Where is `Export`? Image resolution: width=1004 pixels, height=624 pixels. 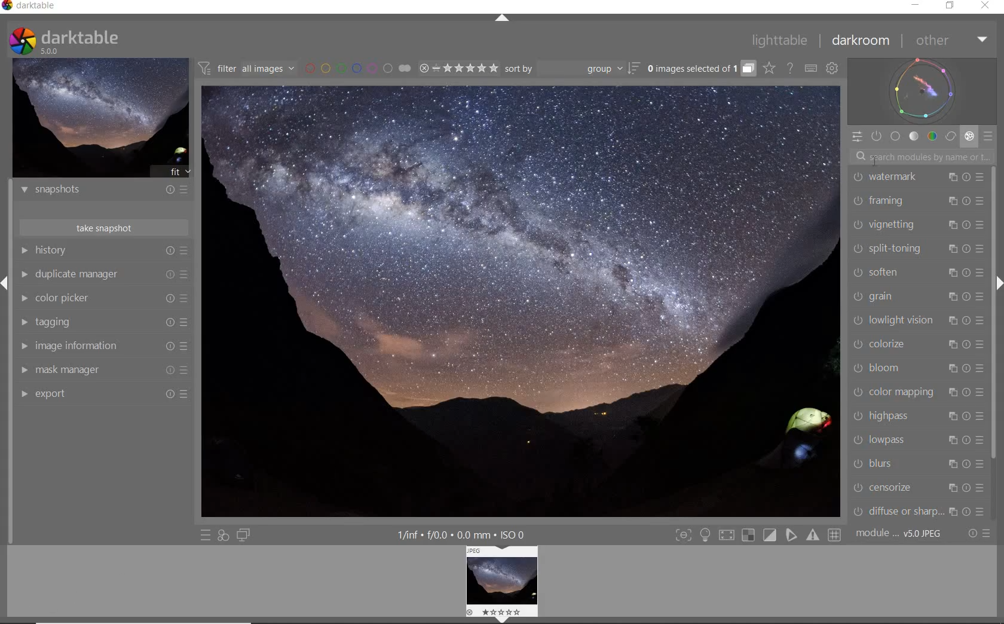 Export is located at coordinates (51, 394).